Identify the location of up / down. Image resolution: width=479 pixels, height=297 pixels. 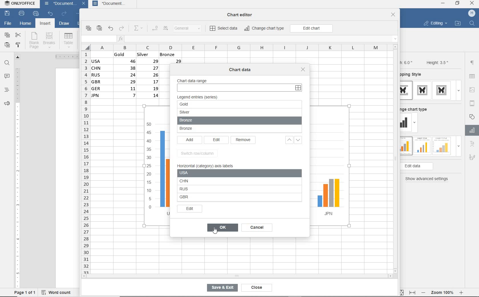
(288, 140).